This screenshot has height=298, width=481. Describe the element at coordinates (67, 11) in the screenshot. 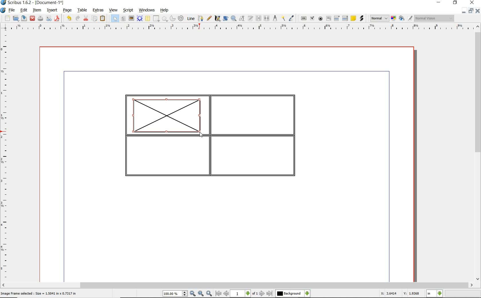

I see `page` at that location.